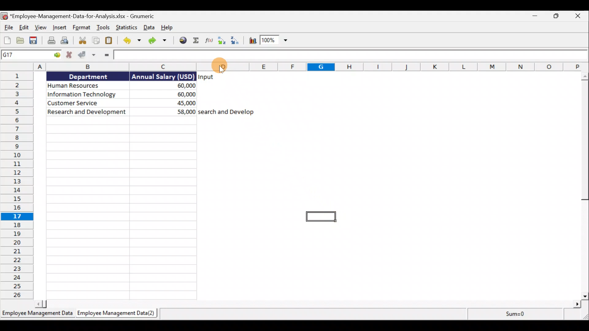 Image resolution: width=589 pixels, height=331 pixels. What do you see at coordinates (226, 112) in the screenshot?
I see `search and develop` at bounding box center [226, 112].